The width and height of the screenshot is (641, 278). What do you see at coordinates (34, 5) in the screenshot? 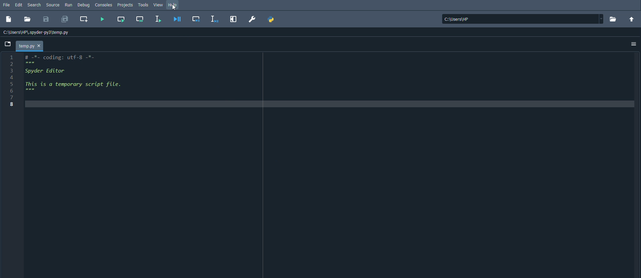
I see `Search` at bounding box center [34, 5].